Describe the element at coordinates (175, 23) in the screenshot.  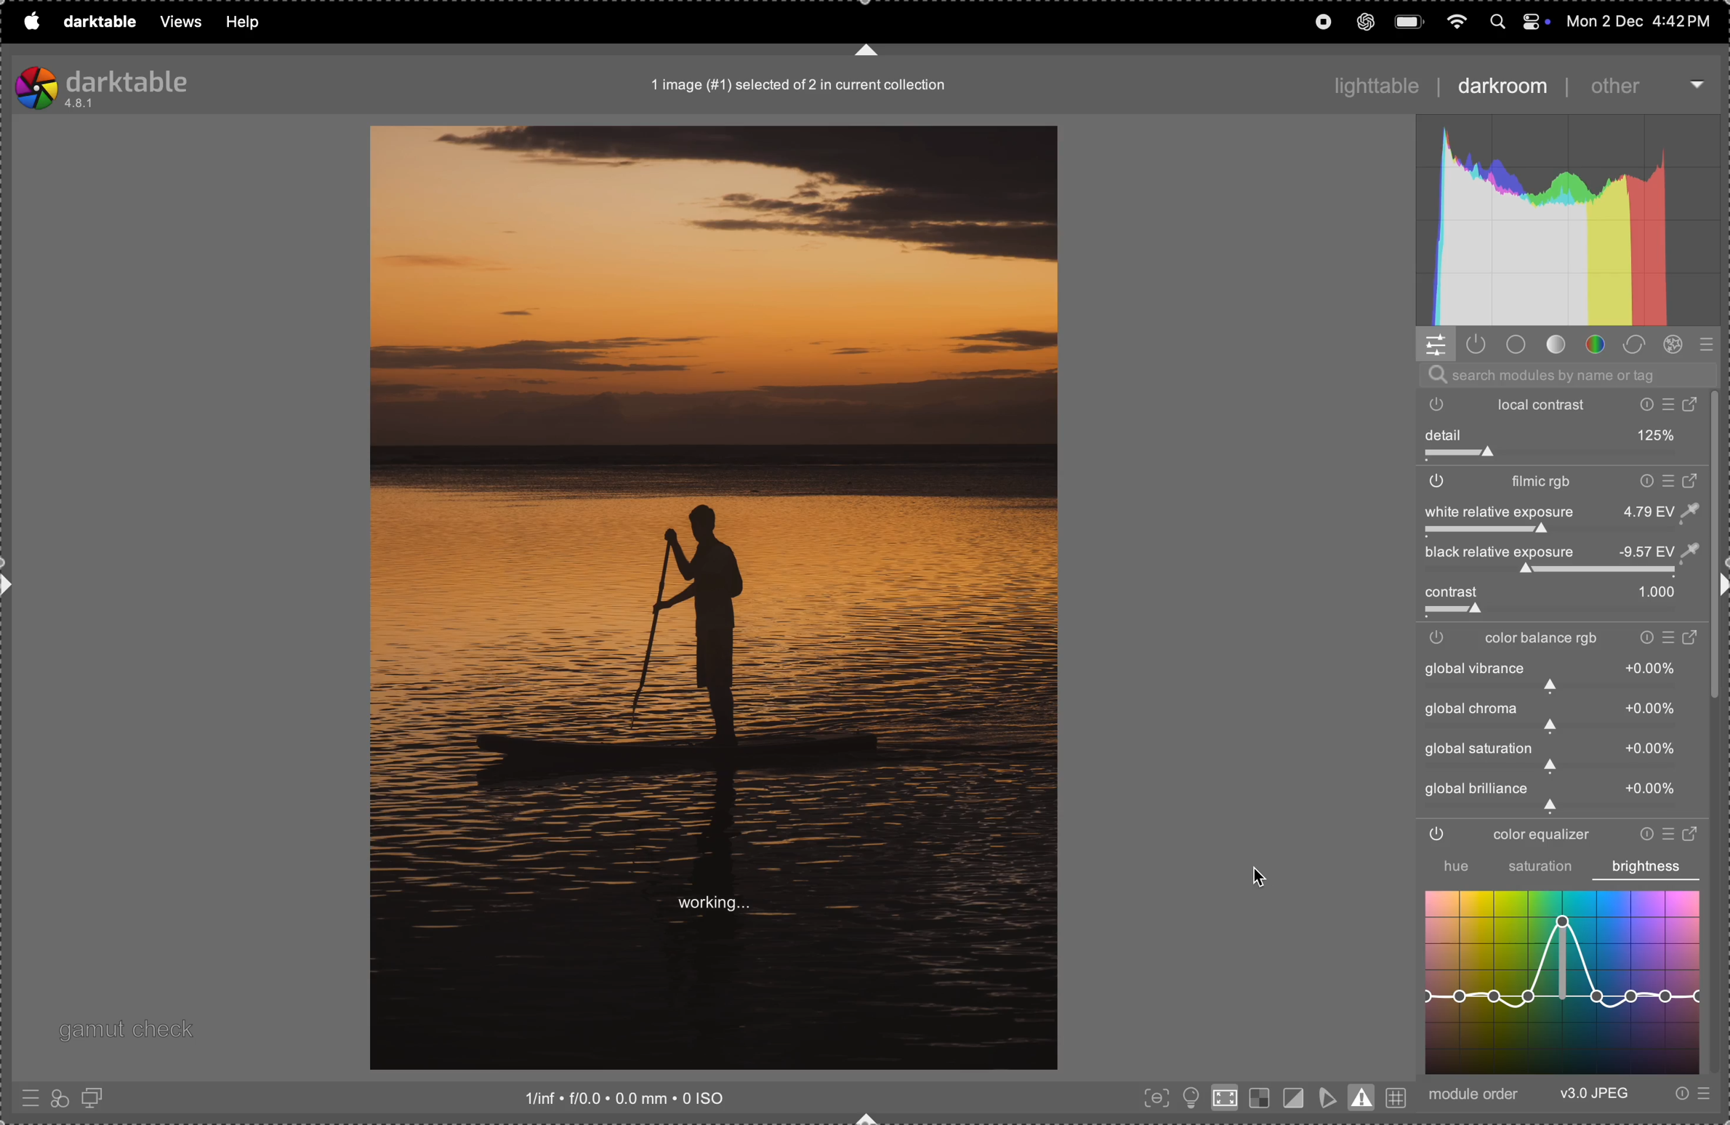
I see `views` at that location.